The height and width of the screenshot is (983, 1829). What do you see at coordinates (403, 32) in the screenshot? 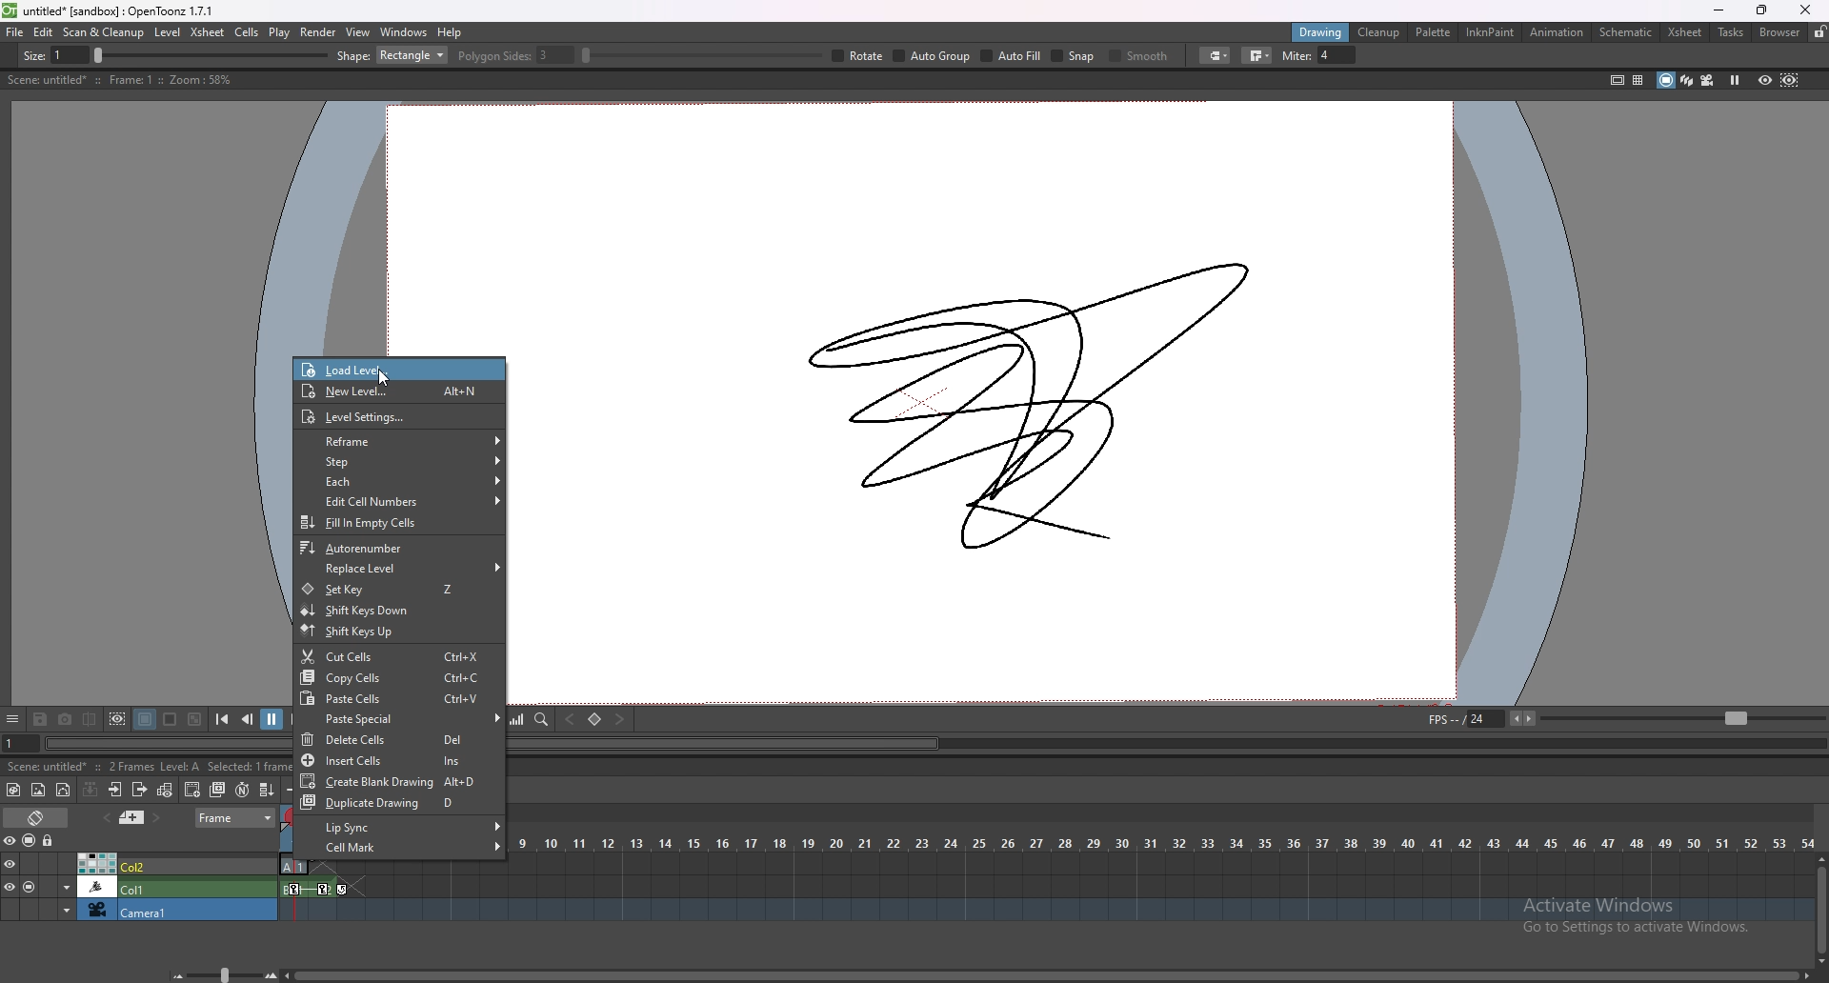
I see `windows` at bounding box center [403, 32].